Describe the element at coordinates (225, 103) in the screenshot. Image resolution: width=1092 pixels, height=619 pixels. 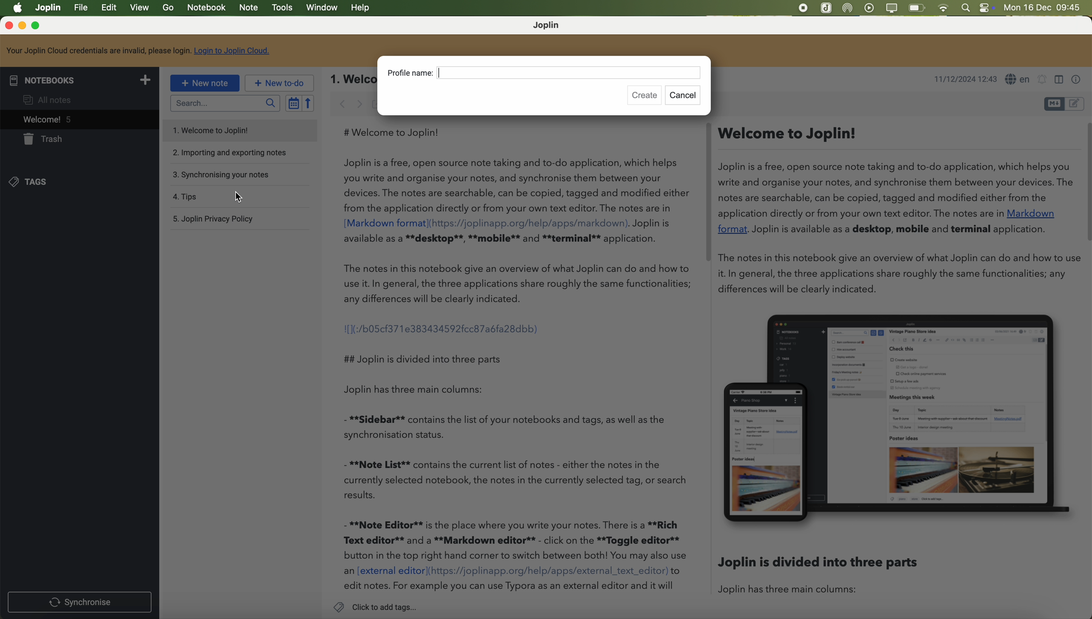
I see `search bar` at that location.